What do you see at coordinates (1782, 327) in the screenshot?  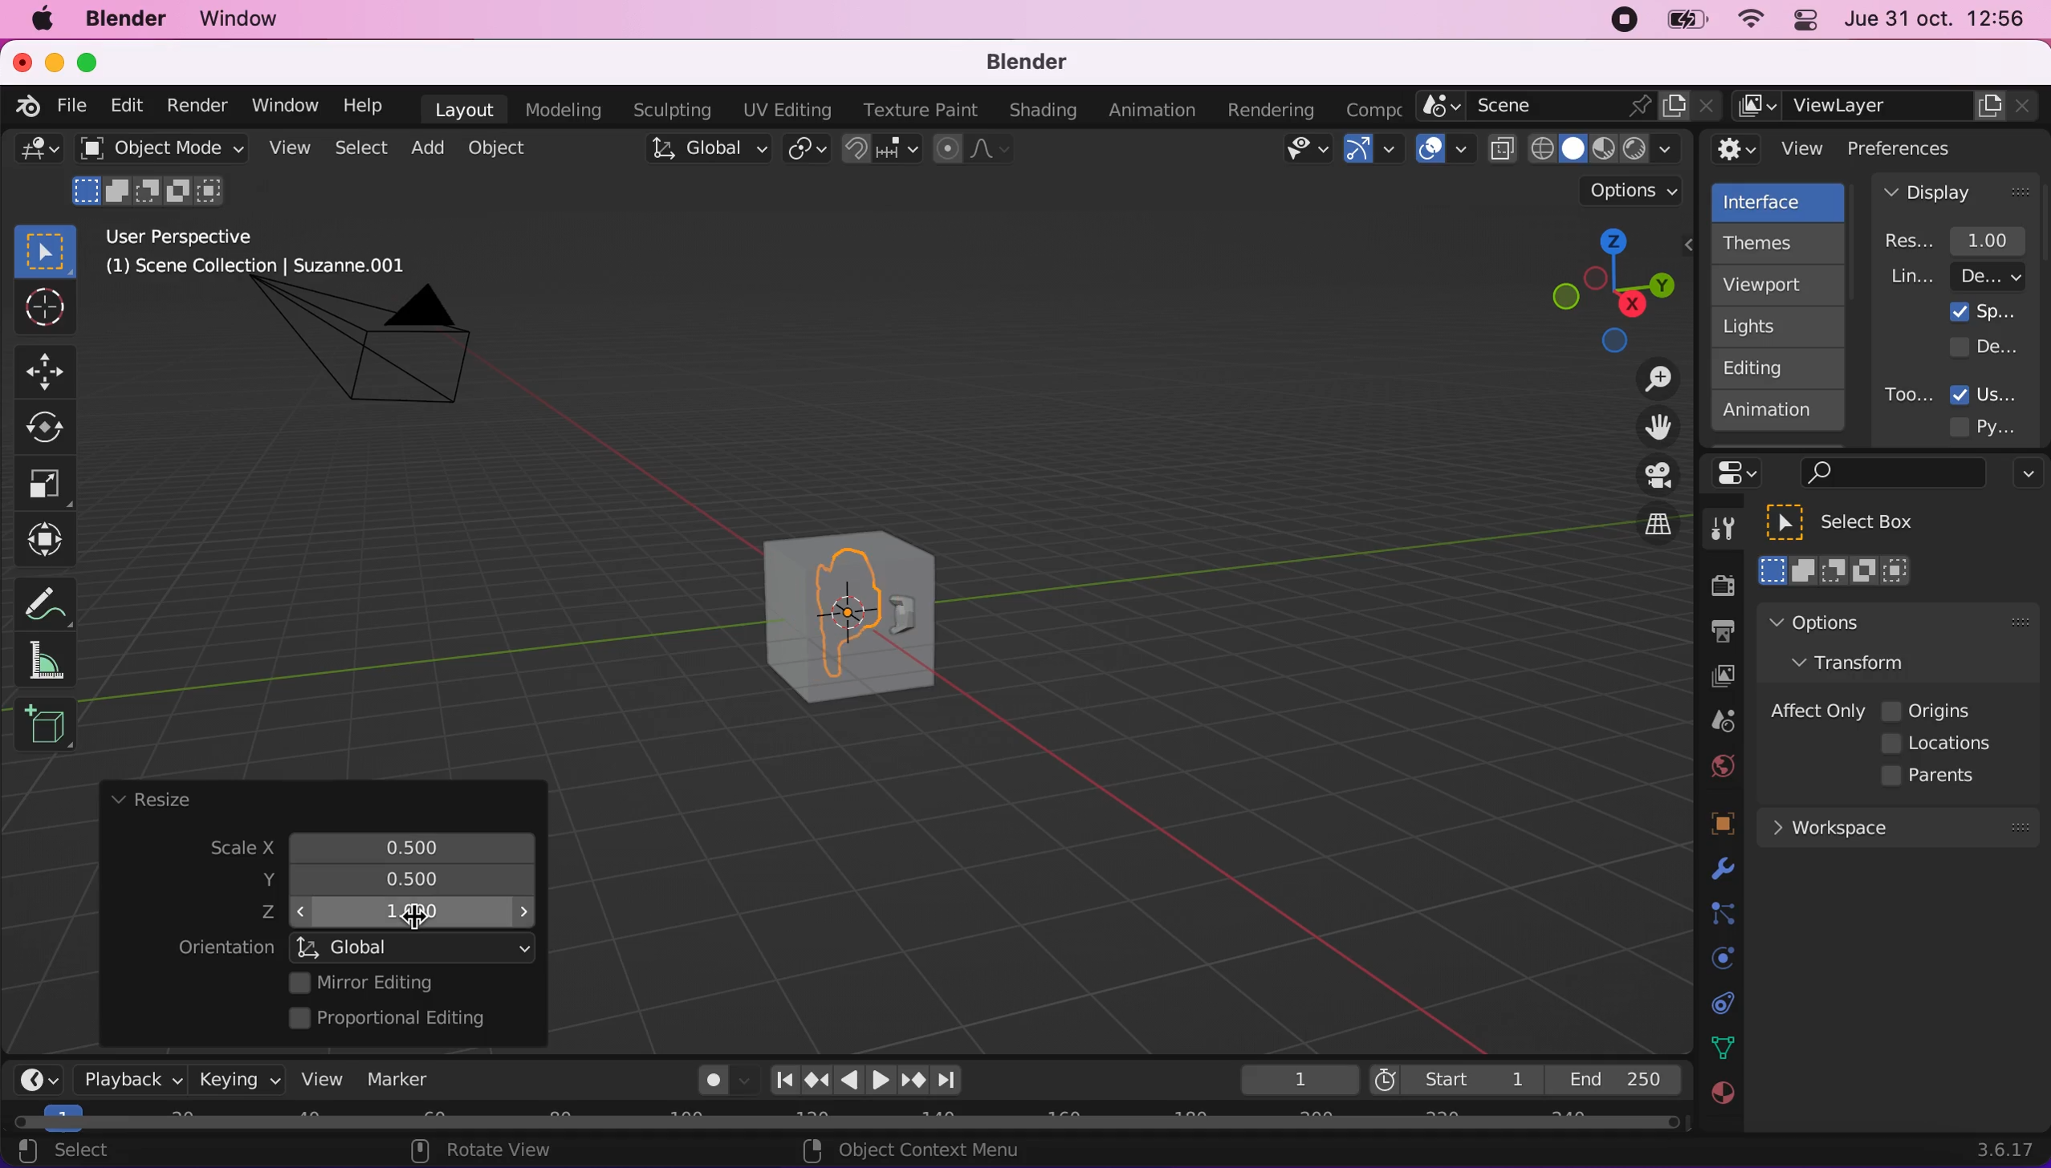 I see `lights` at bounding box center [1782, 327].